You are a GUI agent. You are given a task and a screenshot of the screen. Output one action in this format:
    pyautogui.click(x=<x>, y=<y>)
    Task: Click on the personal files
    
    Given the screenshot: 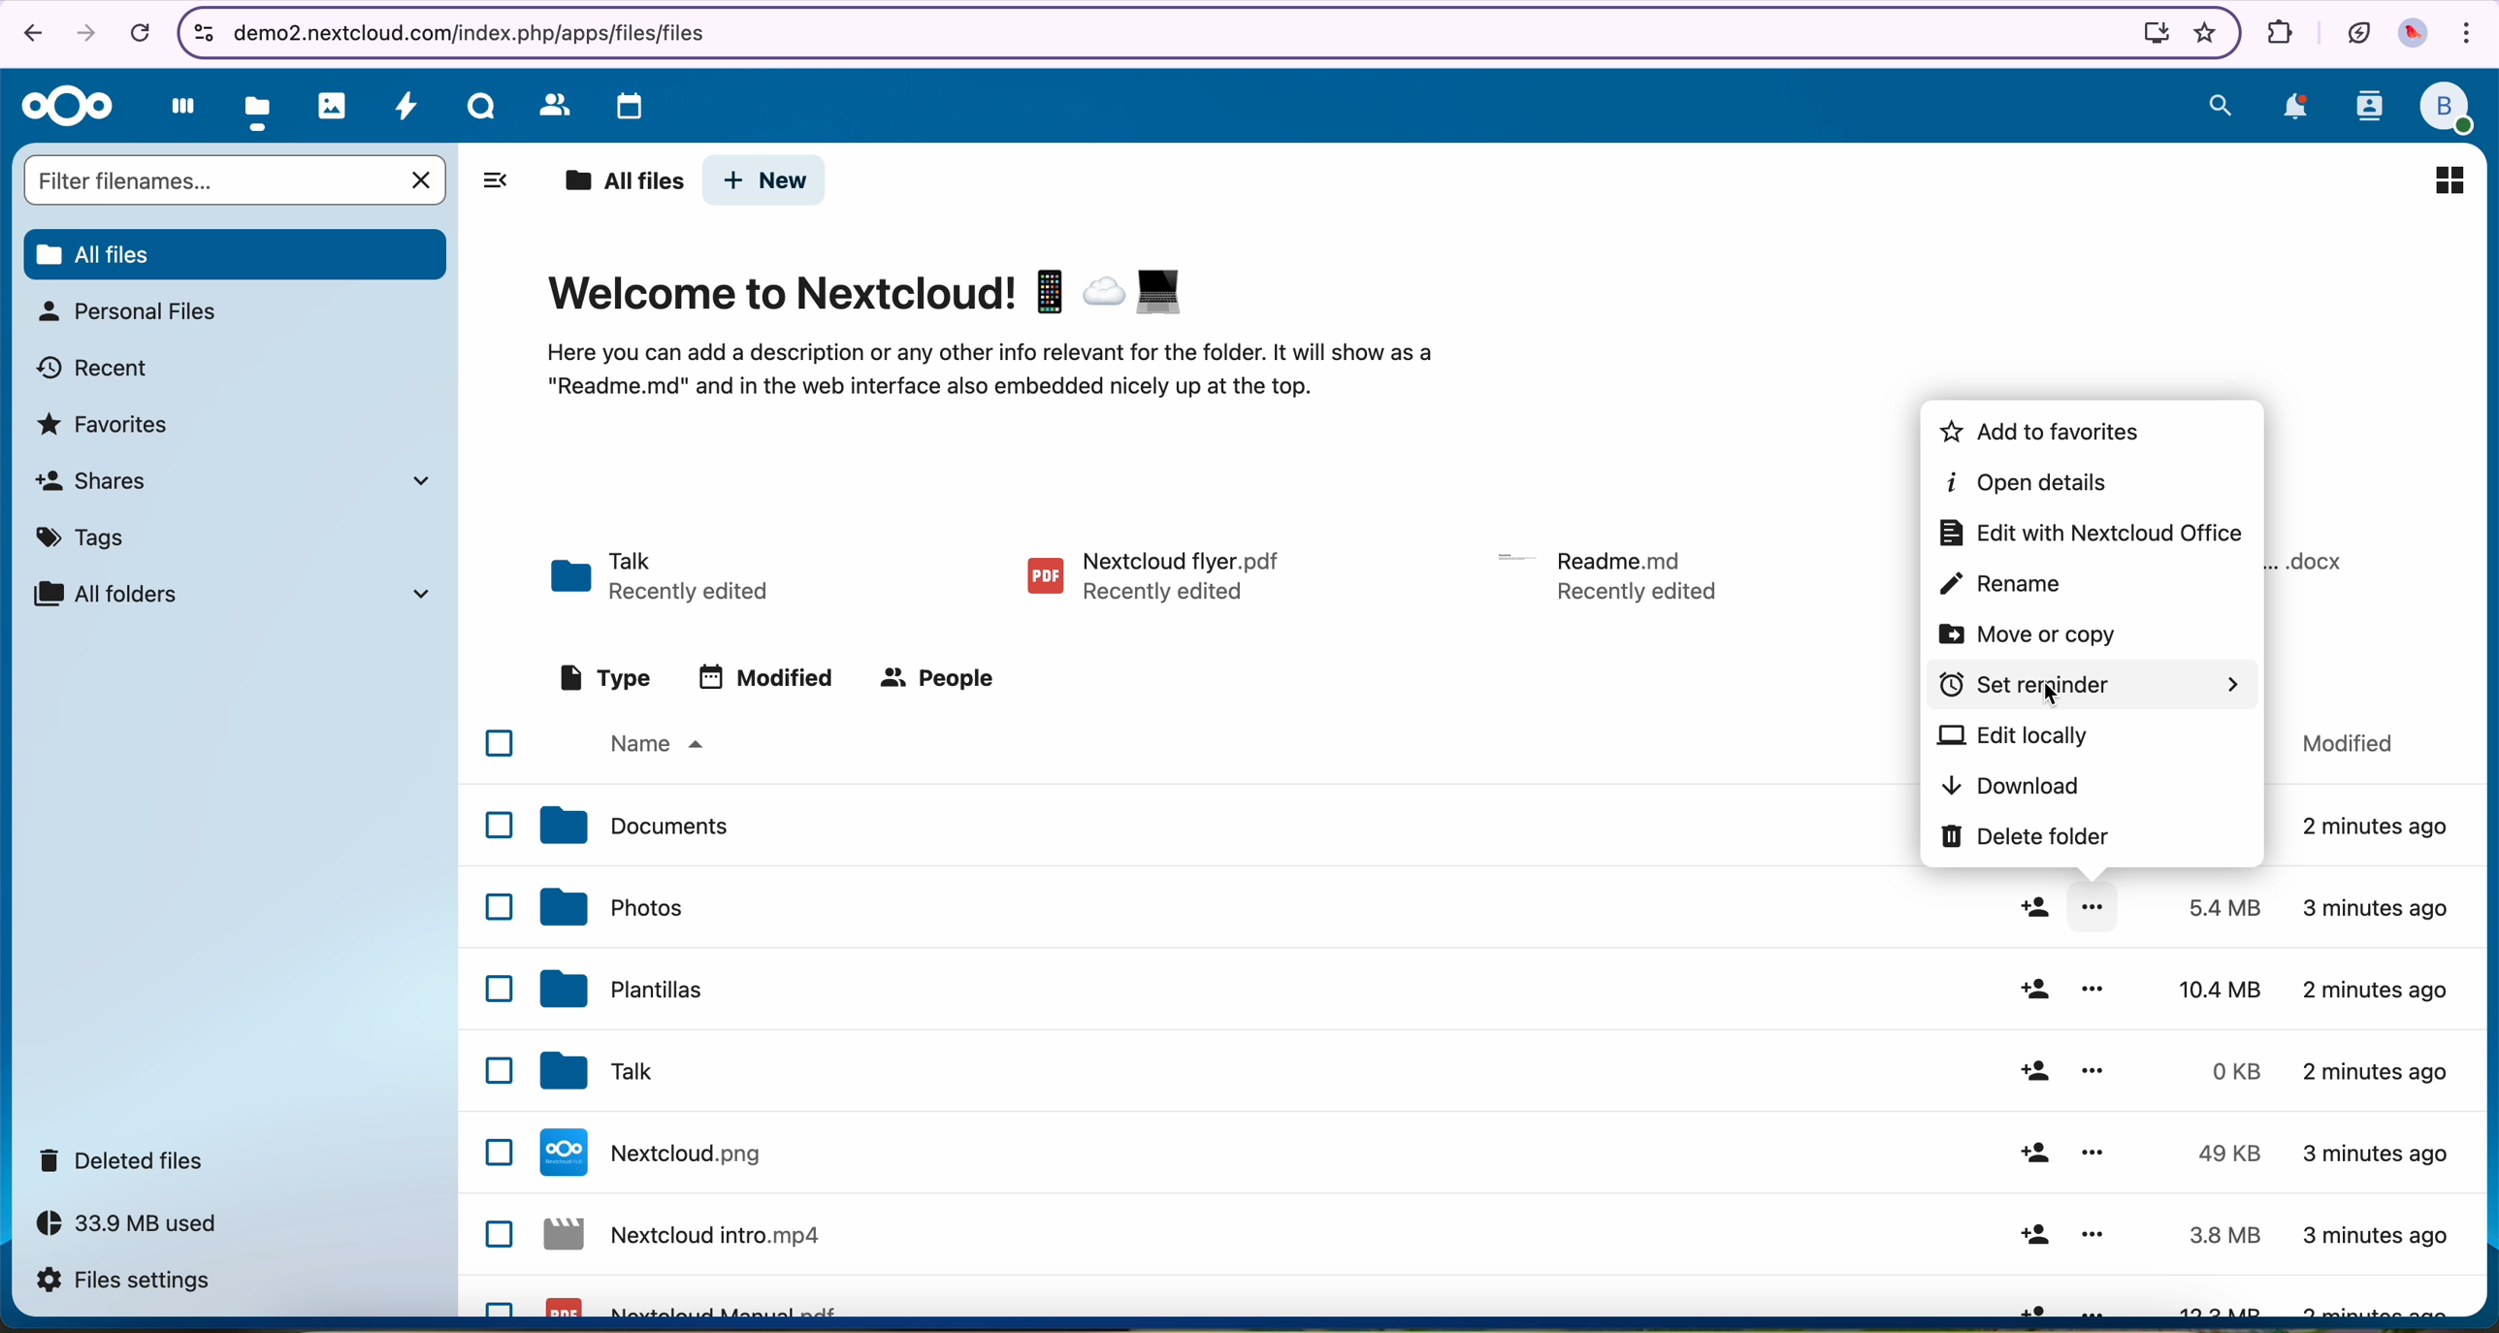 What is the action you would take?
    pyautogui.click(x=136, y=314)
    